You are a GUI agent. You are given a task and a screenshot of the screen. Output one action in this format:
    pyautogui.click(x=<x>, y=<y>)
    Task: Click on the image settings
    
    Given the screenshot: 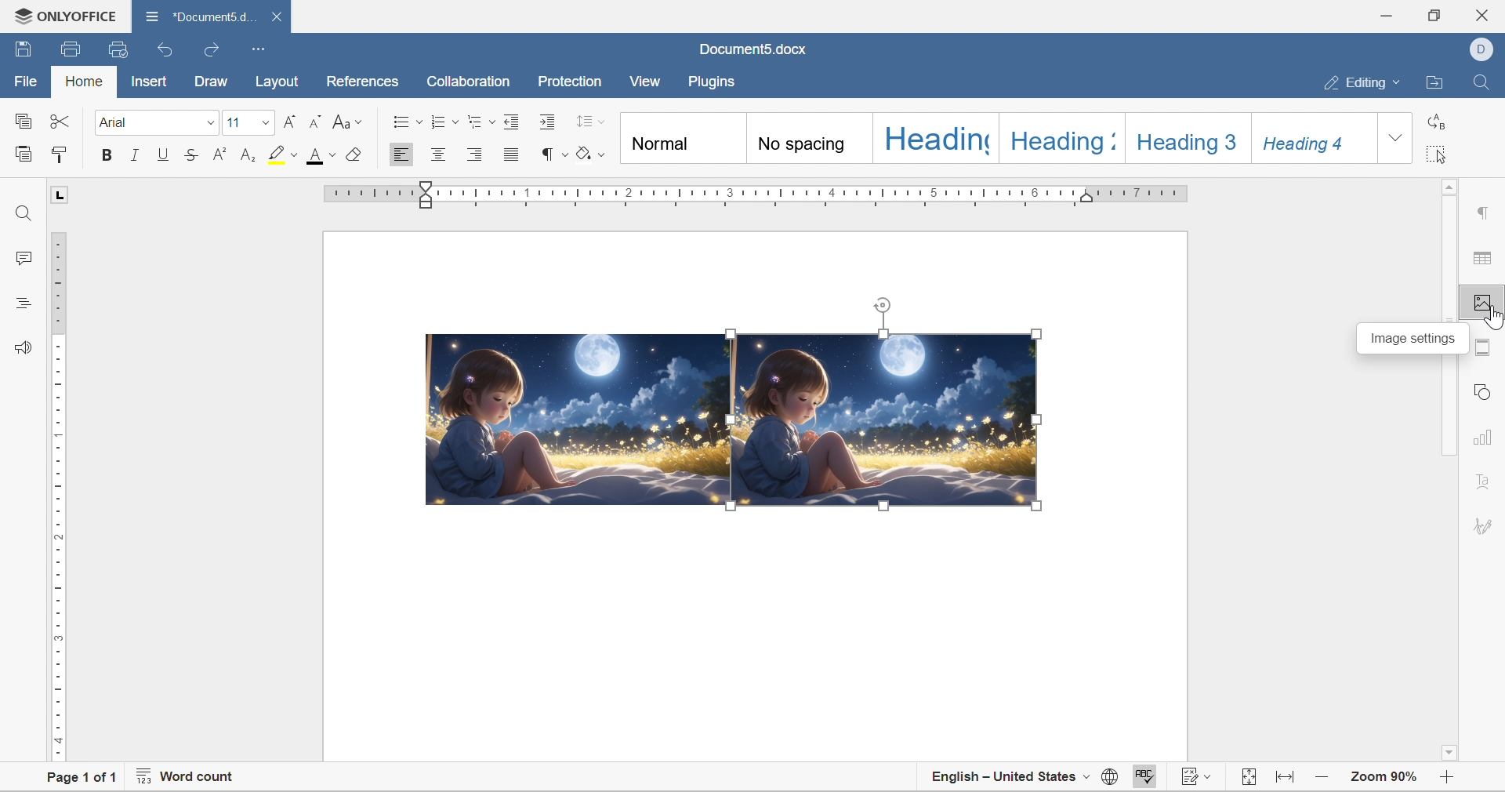 What is the action you would take?
    pyautogui.click(x=1416, y=338)
    